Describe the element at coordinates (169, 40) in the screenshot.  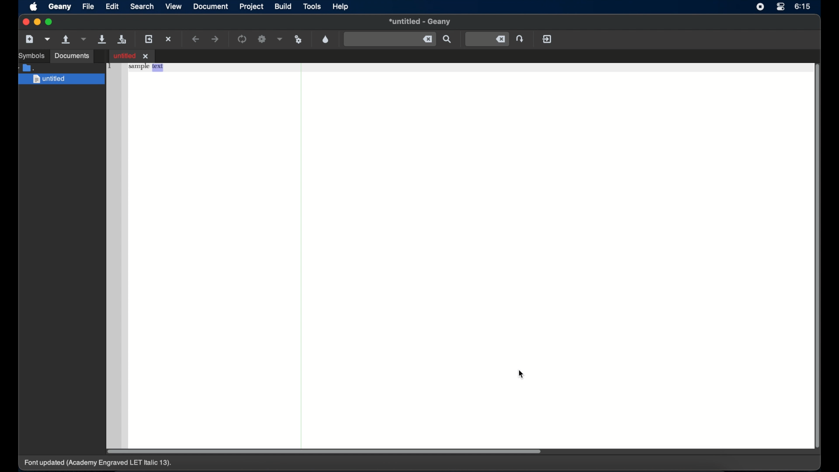
I see `close the current file` at that location.